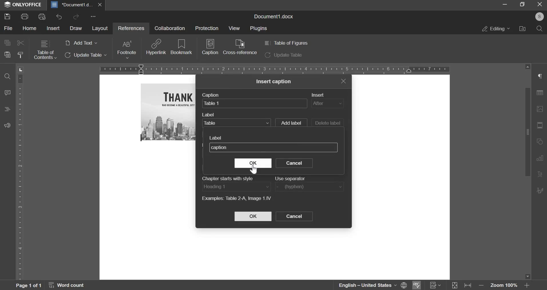 This screenshot has height=290, width=547. Describe the element at coordinates (209, 114) in the screenshot. I see `Label` at that location.